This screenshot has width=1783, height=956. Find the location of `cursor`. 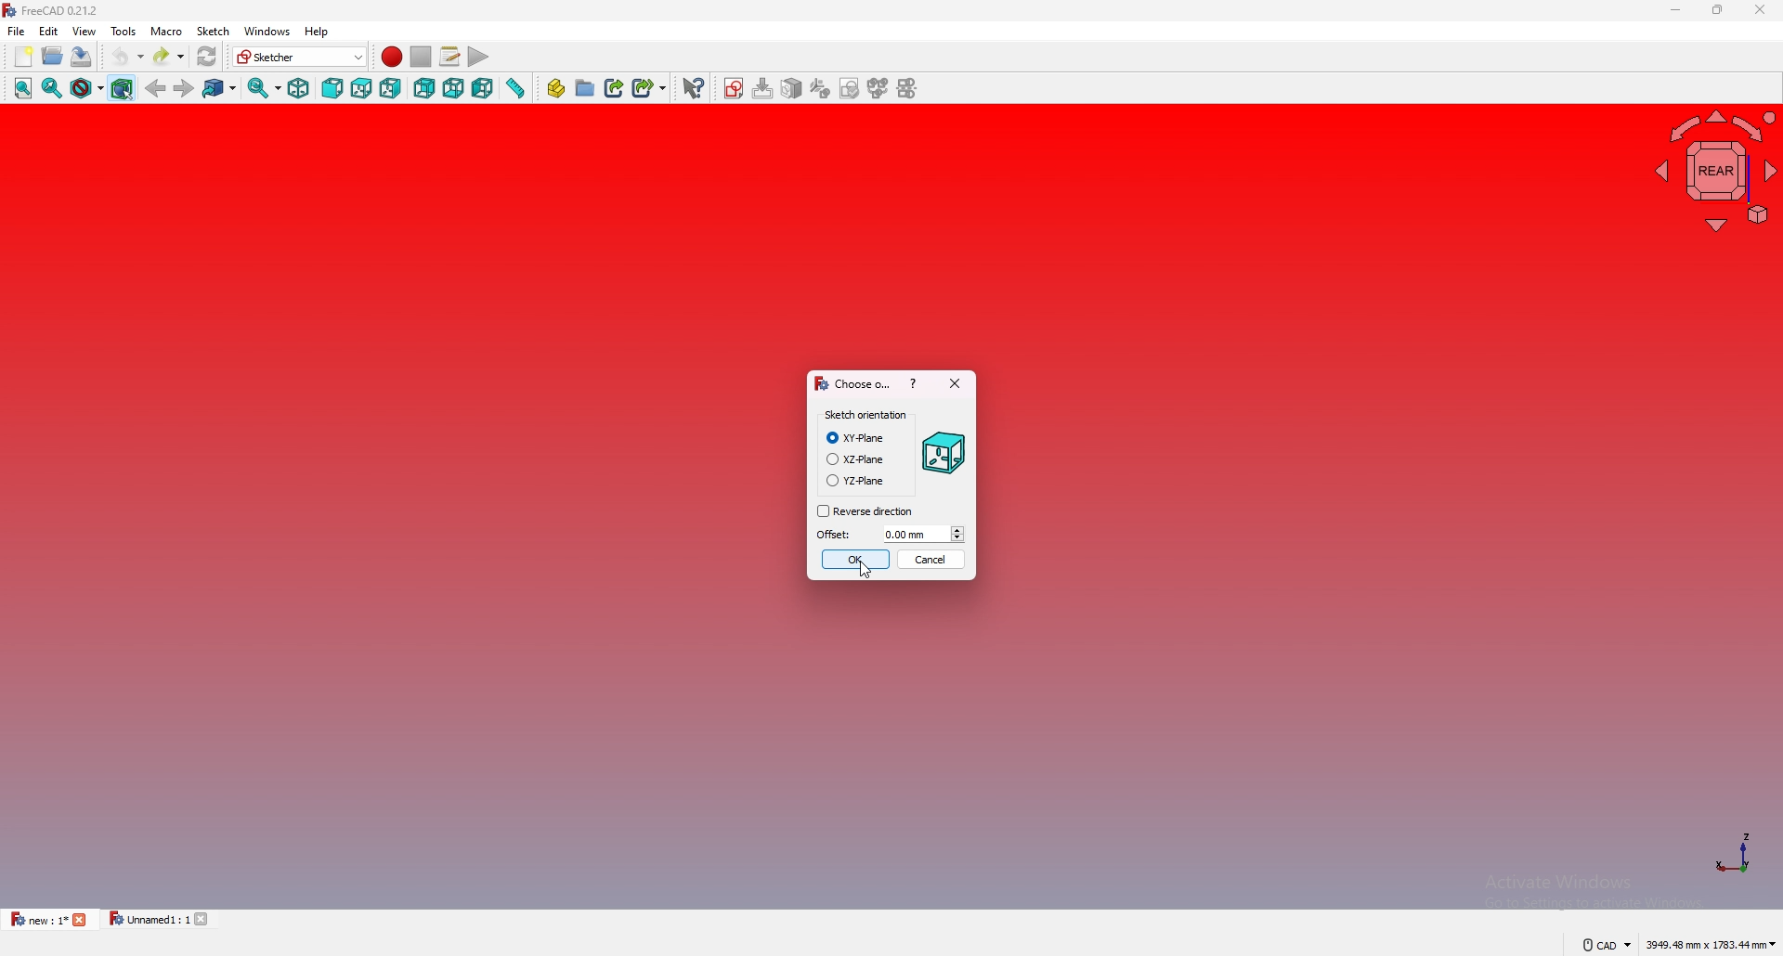

cursor is located at coordinates (868, 570).